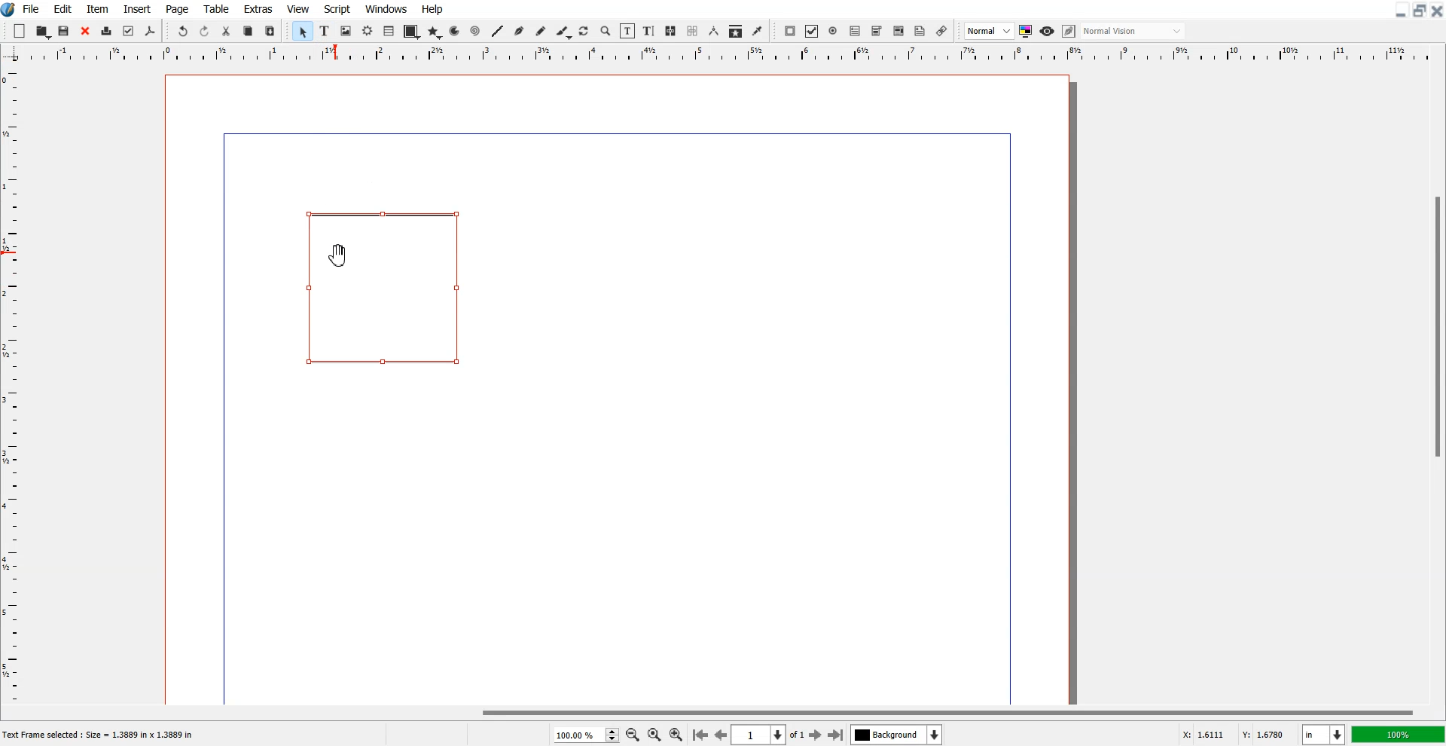 Image resolution: width=1446 pixels, height=746 pixels. What do you see at coordinates (20, 31) in the screenshot?
I see `New` at bounding box center [20, 31].